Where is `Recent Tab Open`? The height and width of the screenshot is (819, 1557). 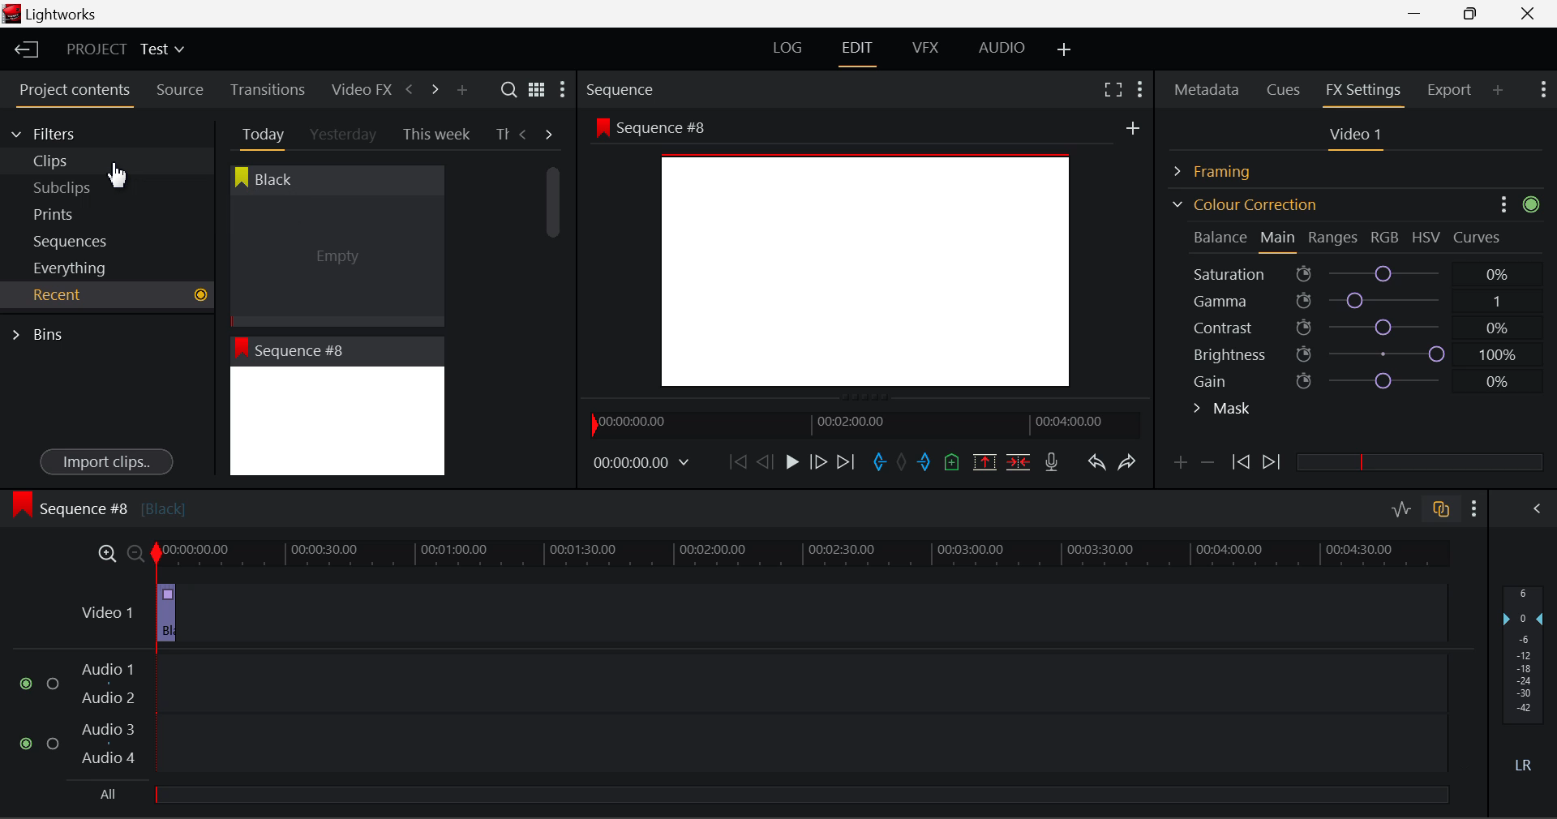 Recent Tab Open is located at coordinates (107, 295).